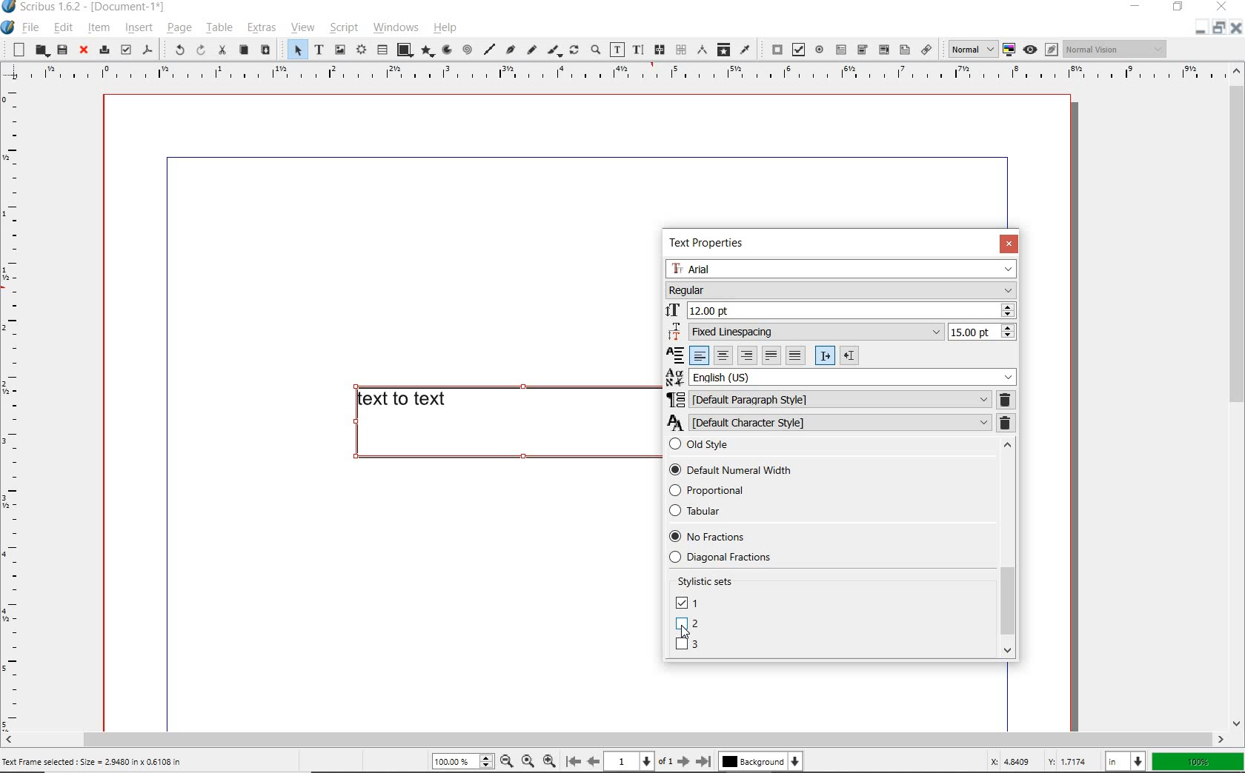 The width and height of the screenshot is (1245, 773). Describe the element at coordinates (219, 29) in the screenshot. I see `table` at that location.